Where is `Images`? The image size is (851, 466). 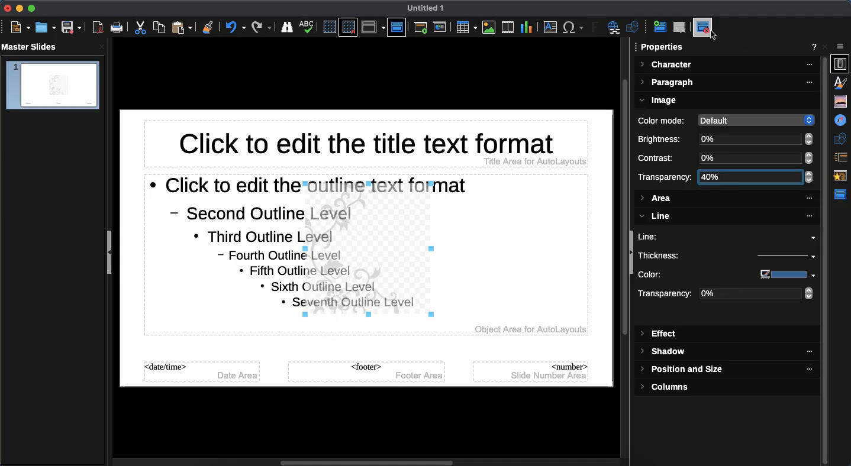
Images is located at coordinates (489, 27).